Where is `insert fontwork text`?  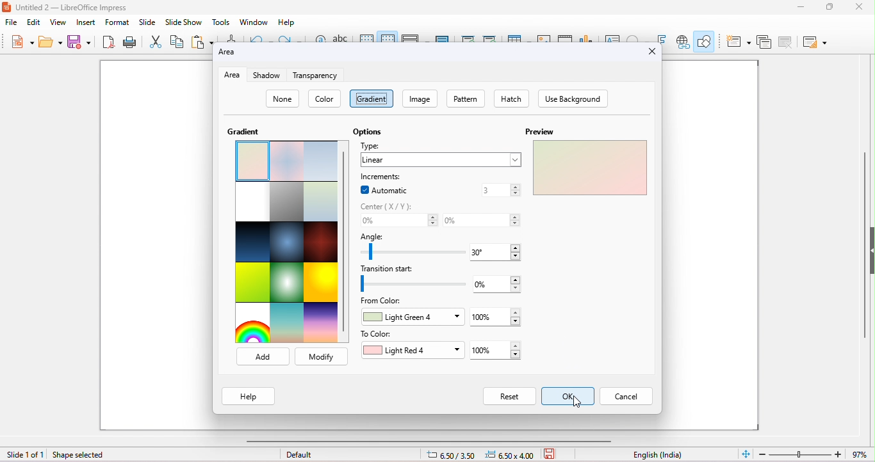 insert fontwork text is located at coordinates (661, 37).